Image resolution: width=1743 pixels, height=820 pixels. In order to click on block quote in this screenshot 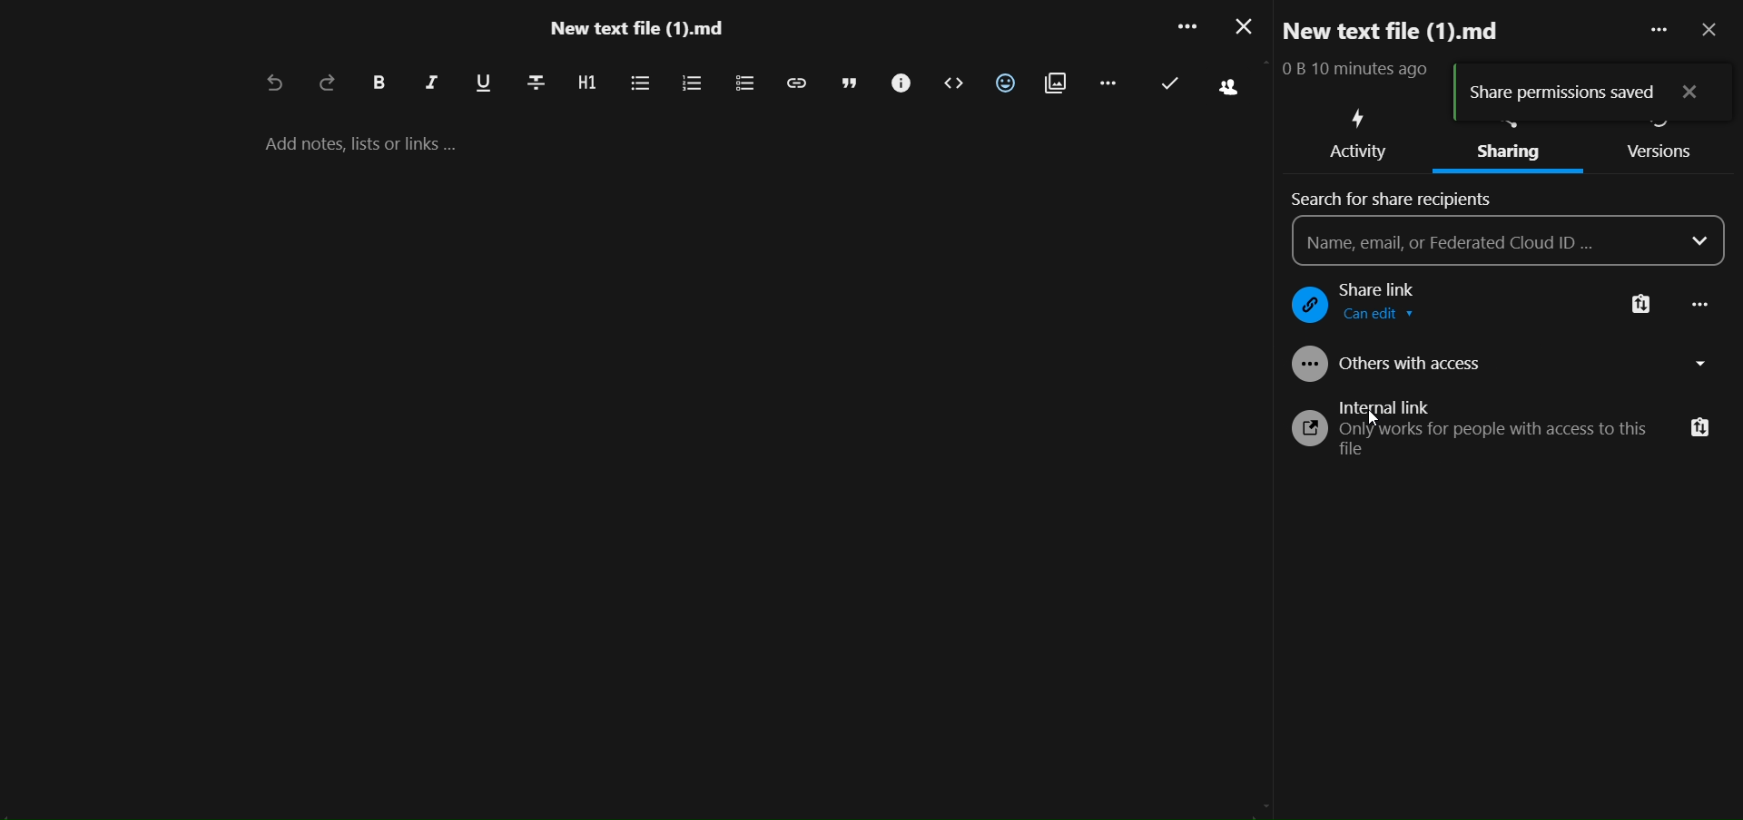, I will do `click(851, 83)`.